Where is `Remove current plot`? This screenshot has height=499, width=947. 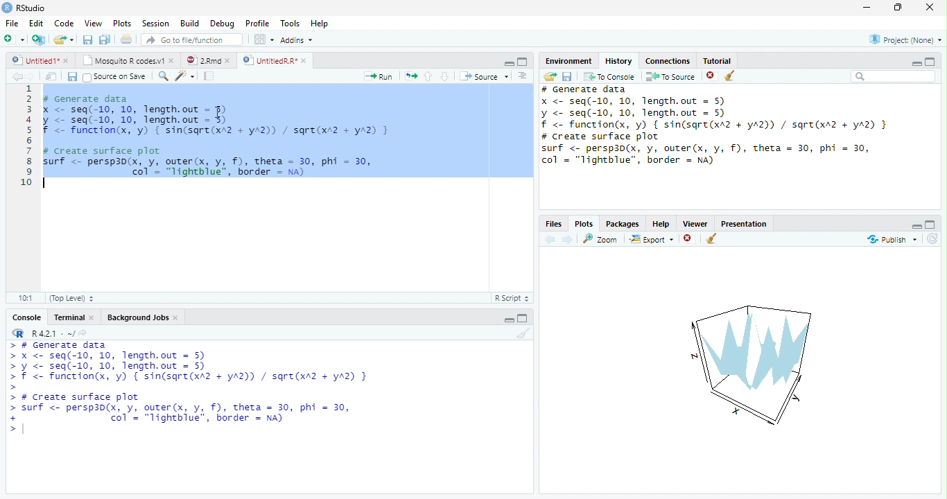 Remove current plot is located at coordinates (690, 238).